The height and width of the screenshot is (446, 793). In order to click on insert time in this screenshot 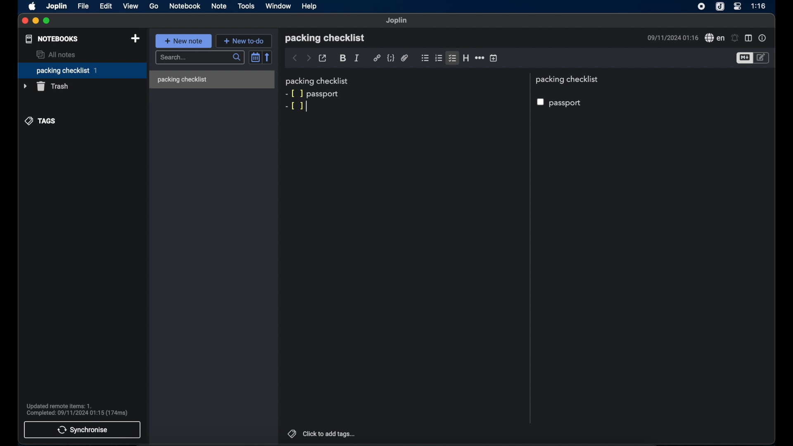, I will do `click(494, 58)`.